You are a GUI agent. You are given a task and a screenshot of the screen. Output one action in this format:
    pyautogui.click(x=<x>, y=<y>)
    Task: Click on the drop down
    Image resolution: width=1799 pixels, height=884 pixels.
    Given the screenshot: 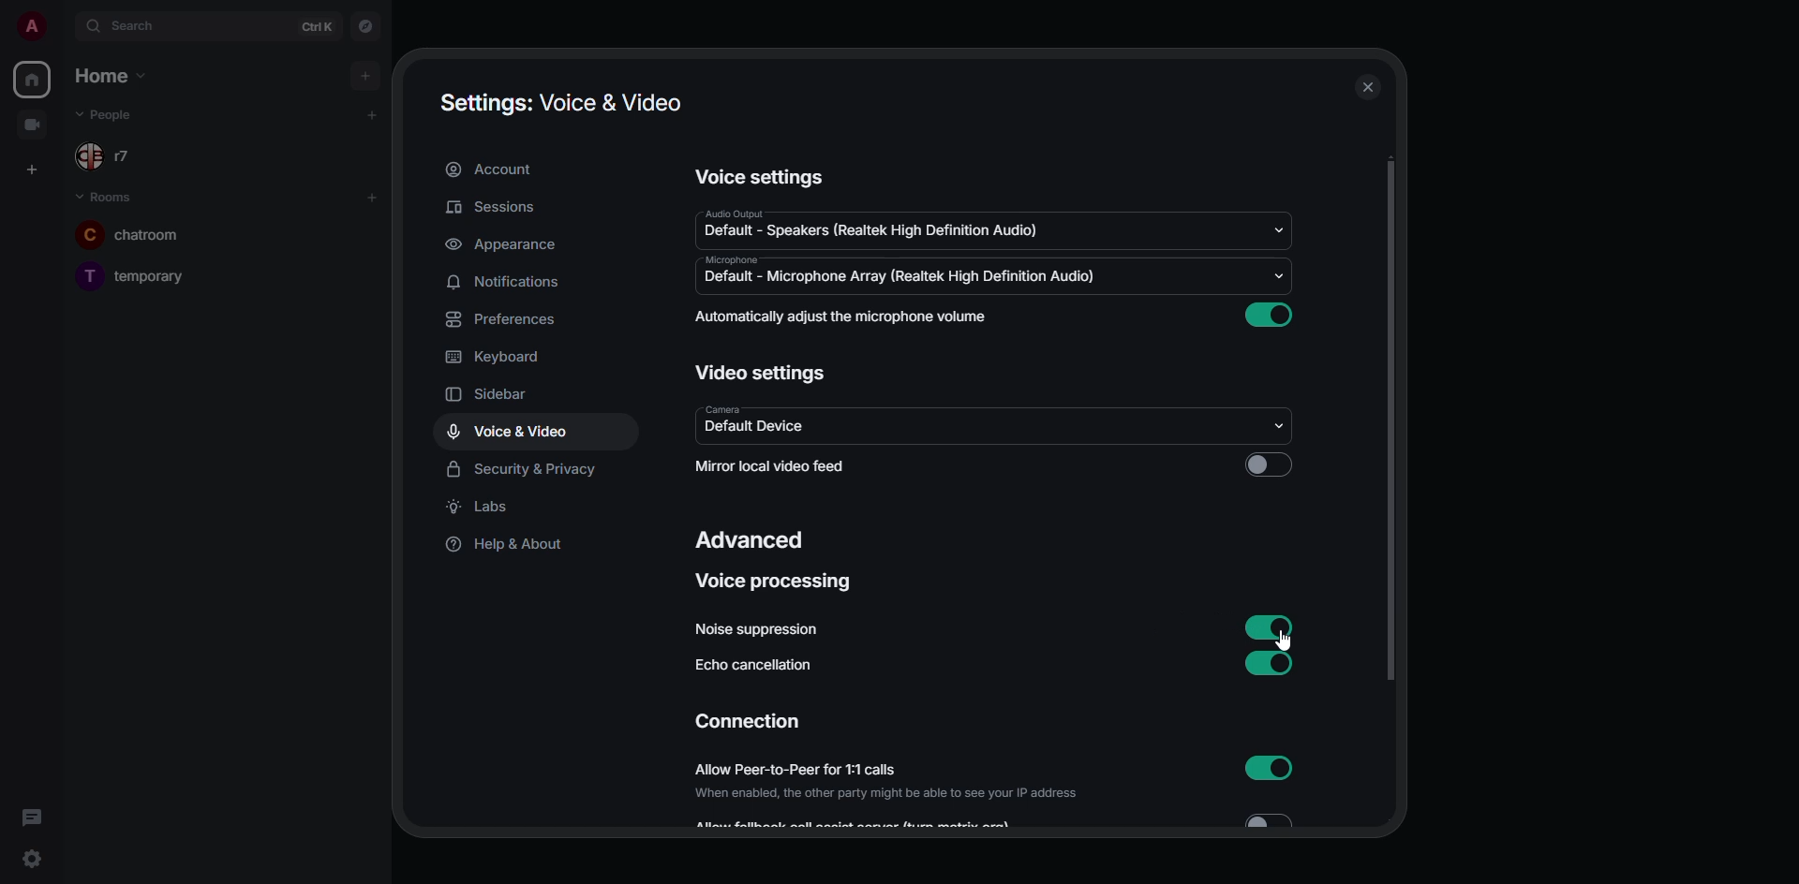 What is the action you would take?
    pyautogui.click(x=1278, y=229)
    